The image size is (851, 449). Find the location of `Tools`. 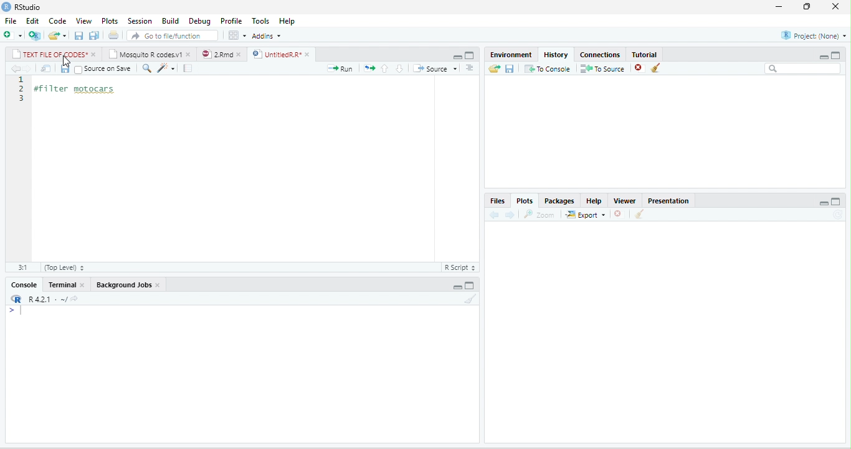

Tools is located at coordinates (260, 21).